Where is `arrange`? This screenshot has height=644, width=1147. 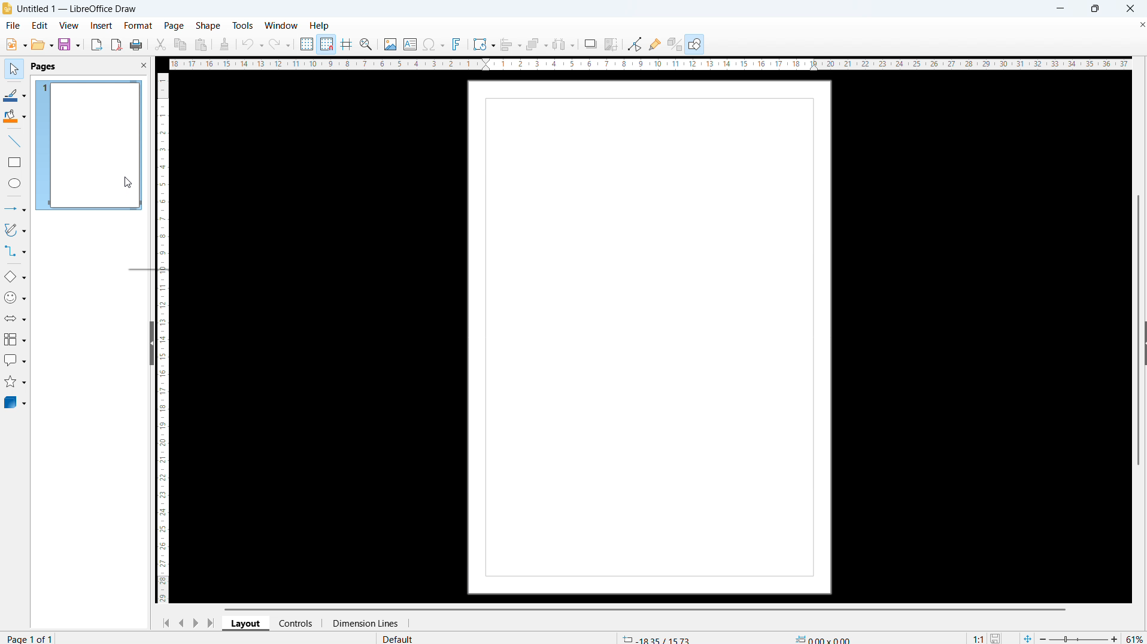 arrange is located at coordinates (536, 44).